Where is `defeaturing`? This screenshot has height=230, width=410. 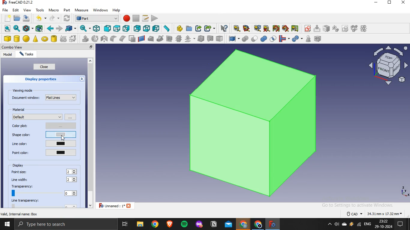
defeaturing is located at coordinates (319, 39).